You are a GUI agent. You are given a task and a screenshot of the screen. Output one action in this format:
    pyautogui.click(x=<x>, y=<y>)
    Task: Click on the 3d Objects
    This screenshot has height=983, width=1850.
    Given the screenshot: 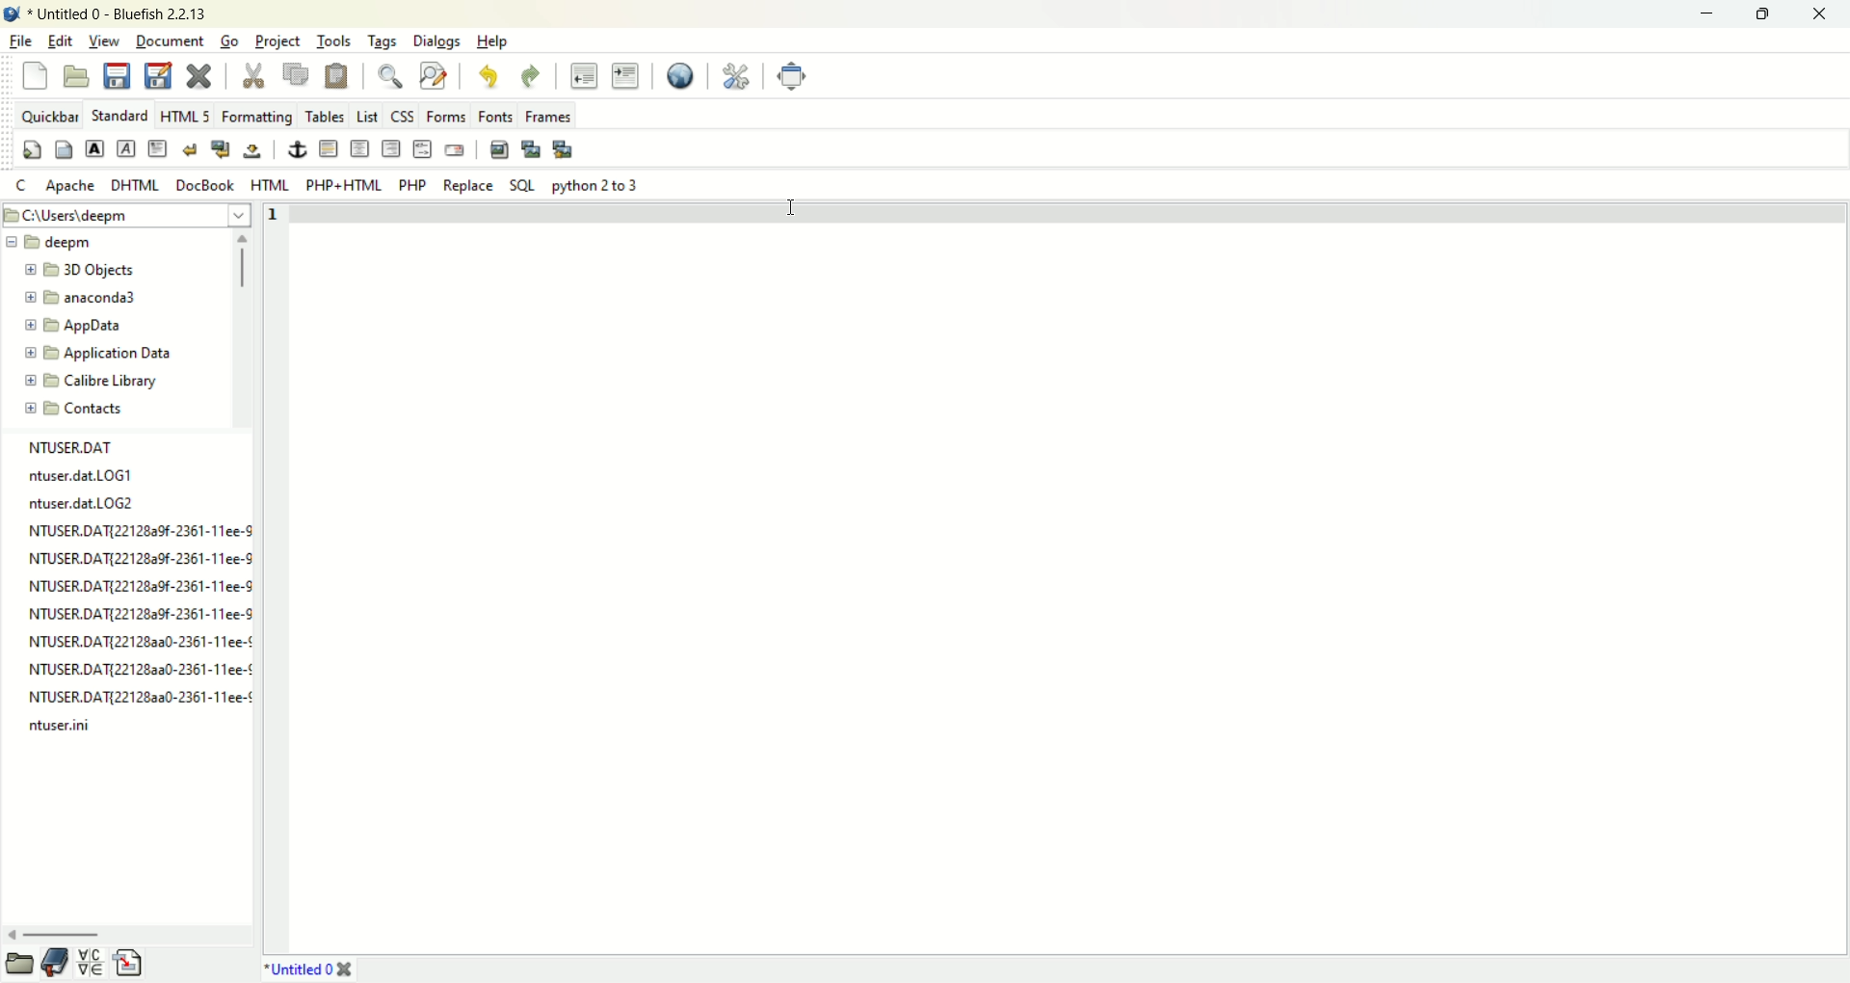 What is the action you would take?
    pyautogui.click(x=87, y=269)
    